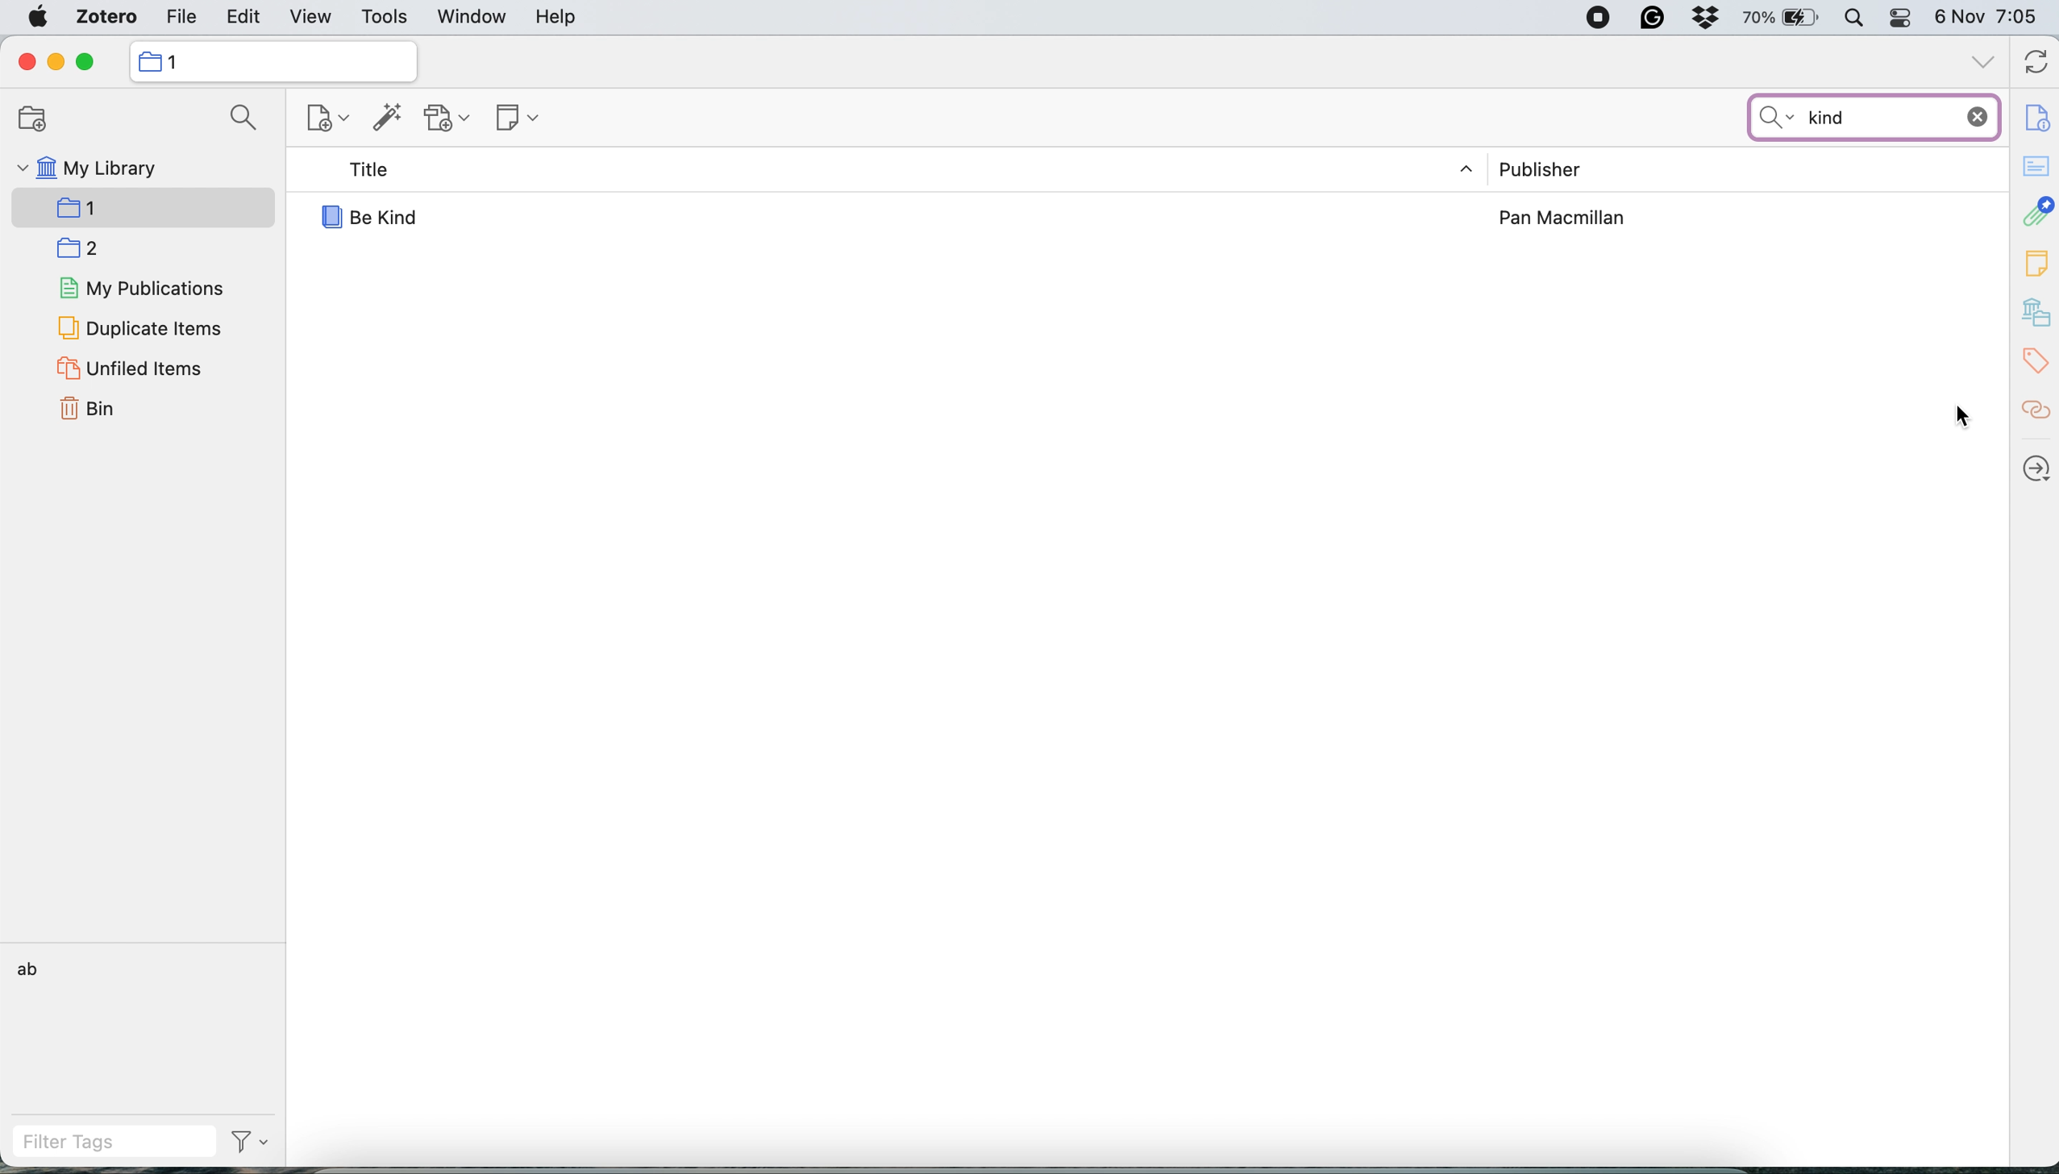 The width and height of the screenshot is (2059, 1174). Describe the element at coordinates (567, 19) in the screenshot. I see `help` at that location.